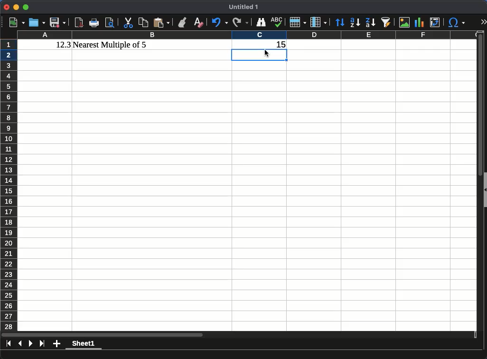 This screenshot has height=359, width=487. Describe the element at coordinates (385, 22) in the screenshot. I see `autofilter` at that location.